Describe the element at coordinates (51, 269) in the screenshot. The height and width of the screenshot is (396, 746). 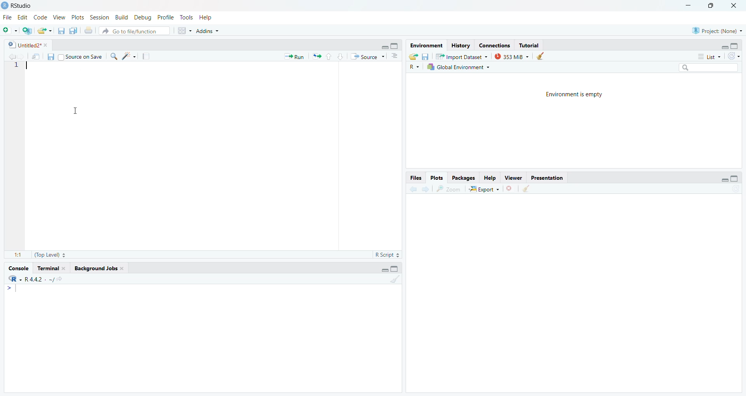
I see `Terminal` at that location.